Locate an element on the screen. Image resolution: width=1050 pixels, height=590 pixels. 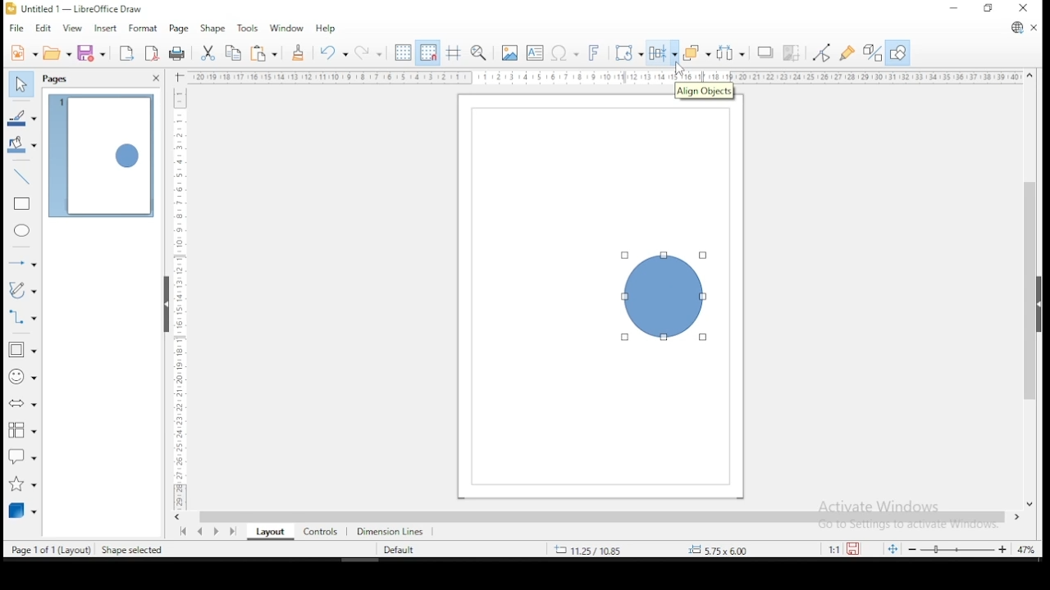
select at leat three items to distribute is located at coordinates (732, 52).